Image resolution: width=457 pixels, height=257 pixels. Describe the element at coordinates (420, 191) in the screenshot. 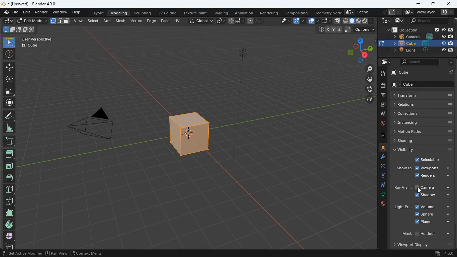

I see `cursor` at that location.